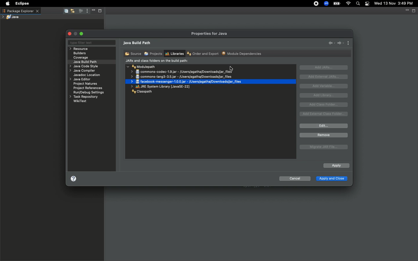 The height and width of the screenshot is (261, 418). Describe the element at coordinates (349, 4) in the screenshot. I see `Internet` at that location.